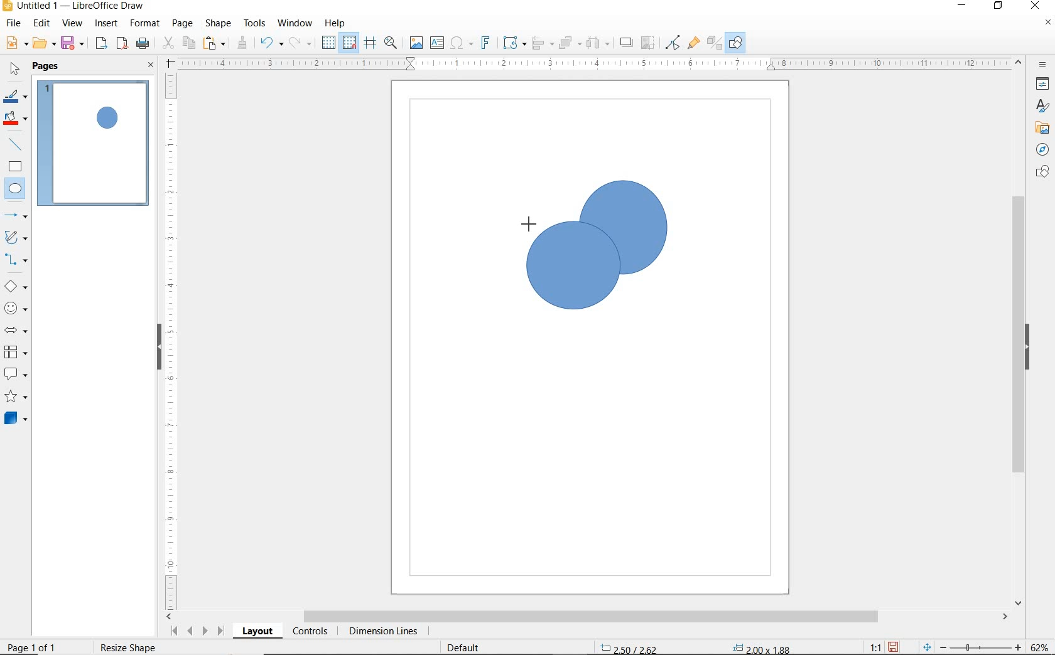 This screenshot has width=1055, height=655. Describe the element at coordinates (102, 44) in the screenshot. I see `EXPORT` at that location.